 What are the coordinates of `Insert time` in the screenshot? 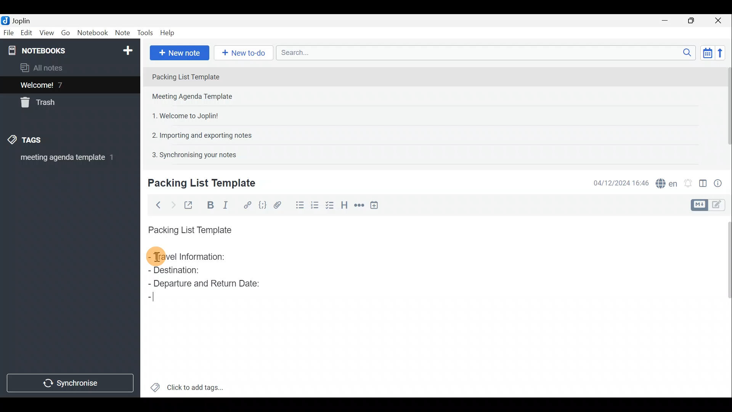 It's located at (377, 205).